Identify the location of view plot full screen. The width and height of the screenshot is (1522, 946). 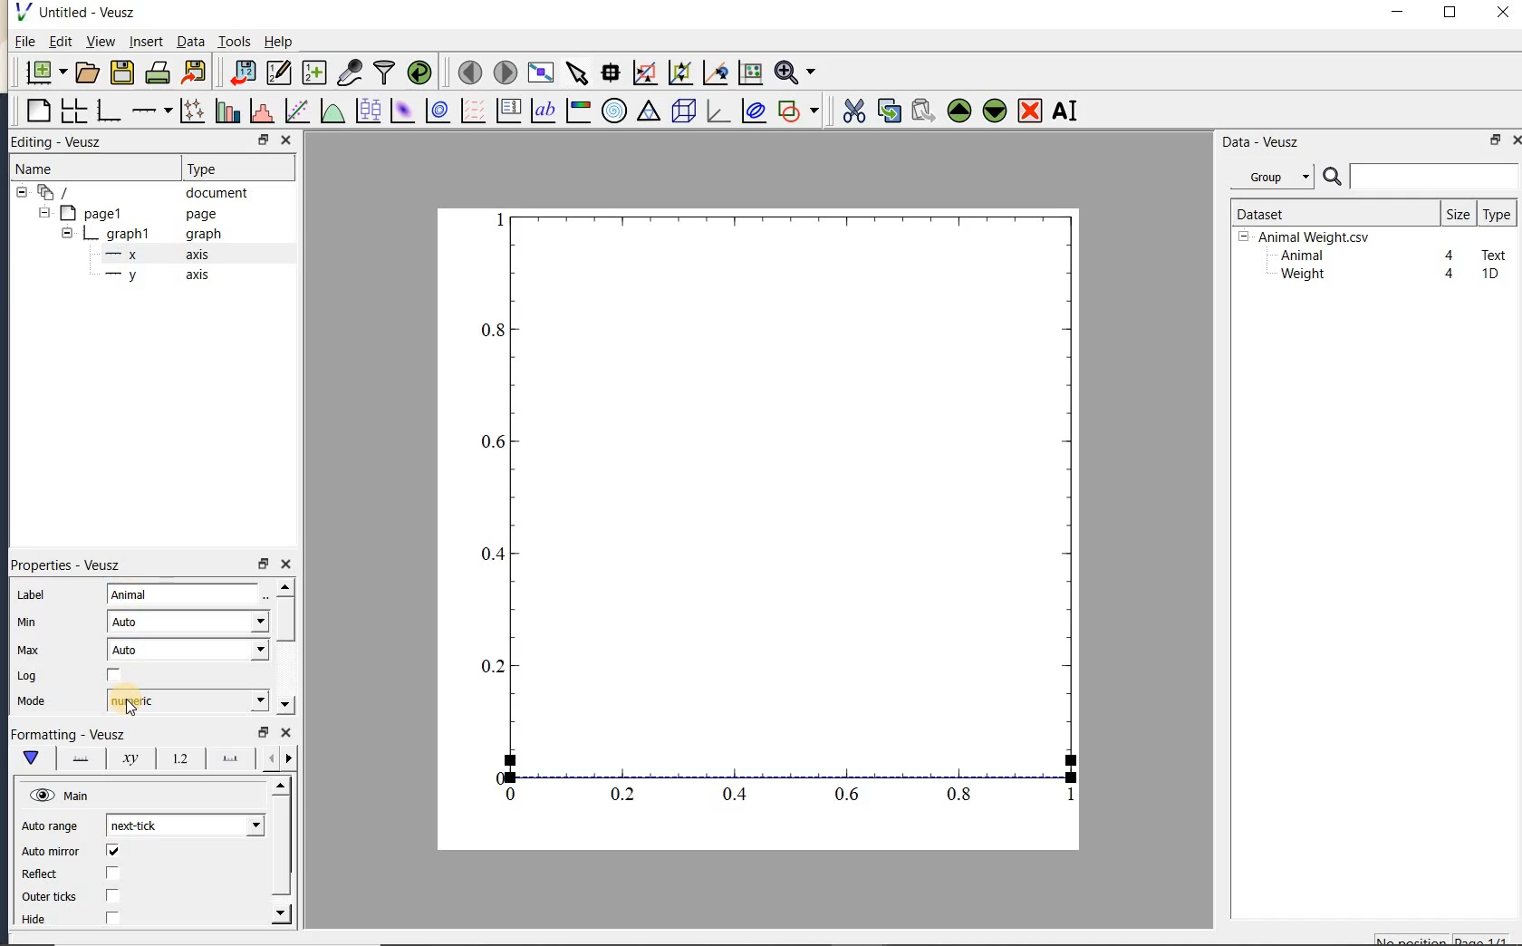
(540, 73).